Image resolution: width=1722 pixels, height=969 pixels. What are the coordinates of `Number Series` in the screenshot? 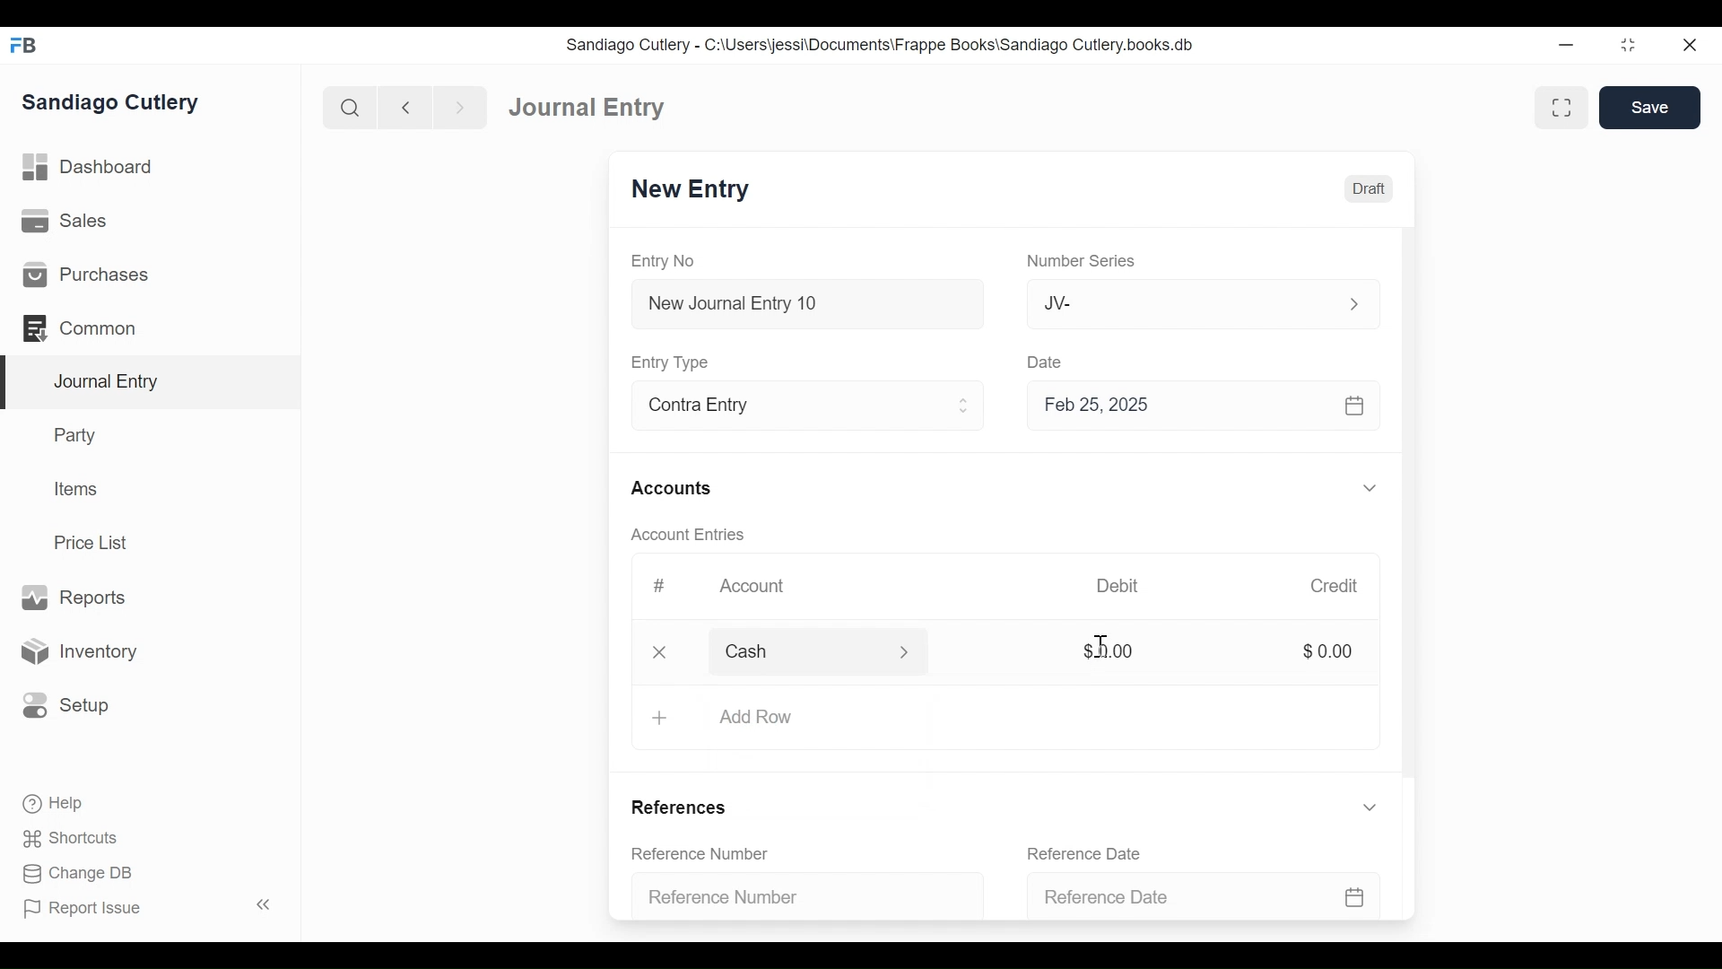 It's located at (1084, 262).